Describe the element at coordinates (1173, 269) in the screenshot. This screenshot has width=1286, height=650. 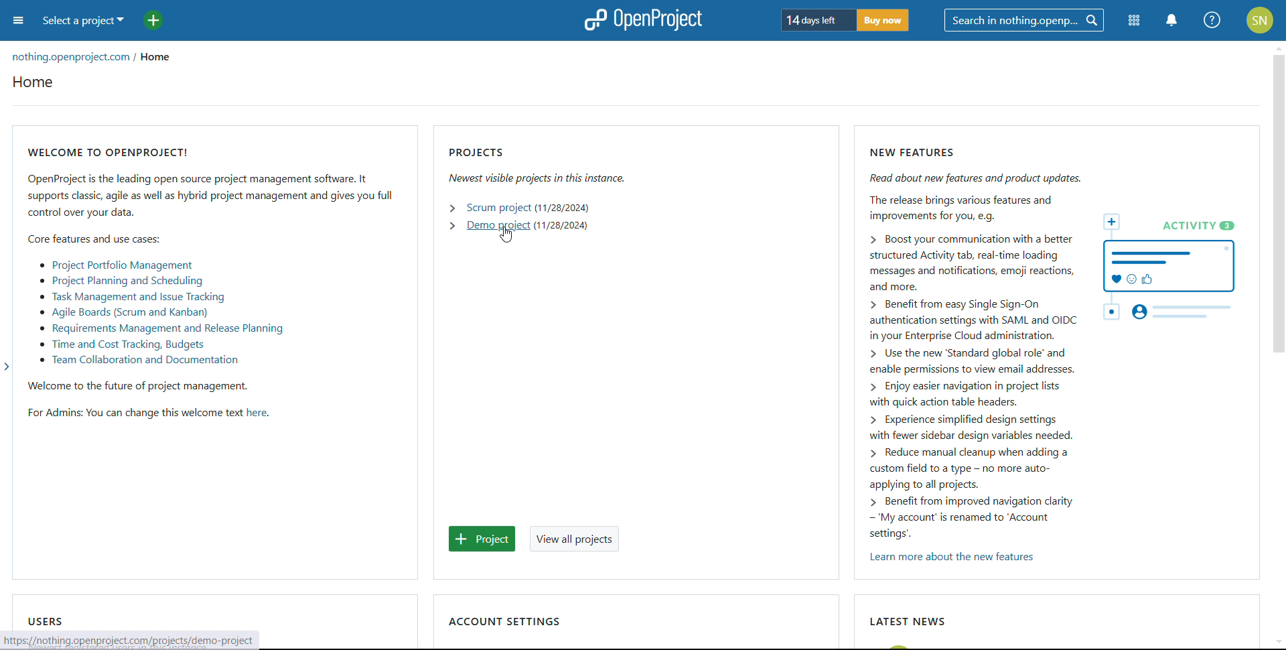
I see `activity 1` at that location.